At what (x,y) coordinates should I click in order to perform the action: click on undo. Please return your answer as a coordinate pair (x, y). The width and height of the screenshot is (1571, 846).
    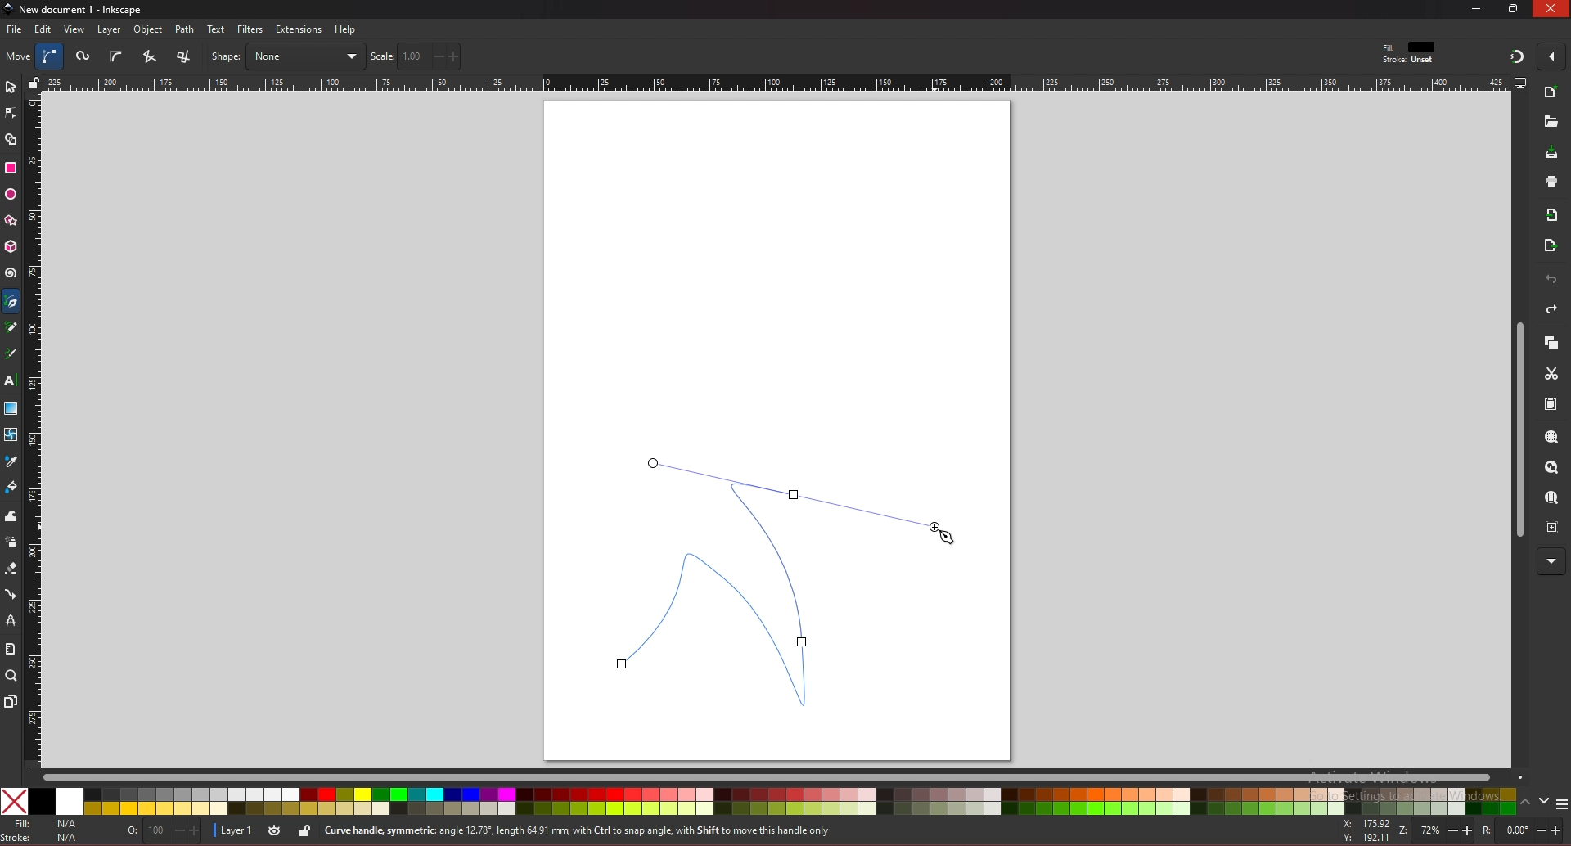
    Looking at the image, I should click on (1551, 280).